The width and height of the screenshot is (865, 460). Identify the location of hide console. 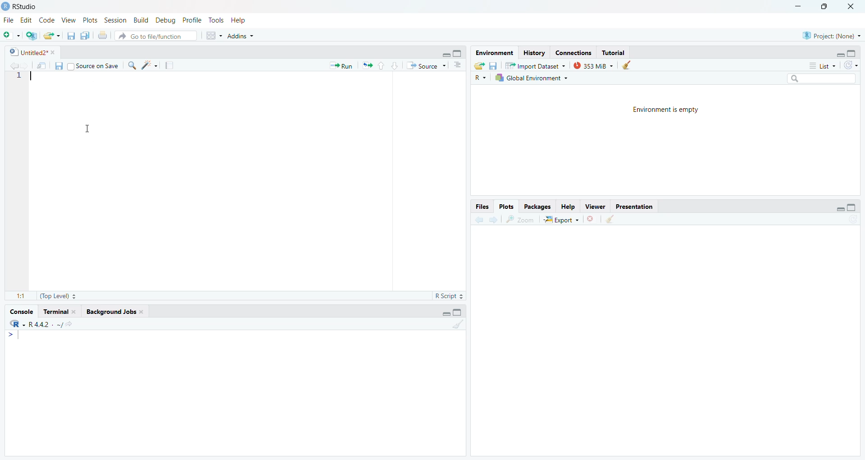
(460, 313).